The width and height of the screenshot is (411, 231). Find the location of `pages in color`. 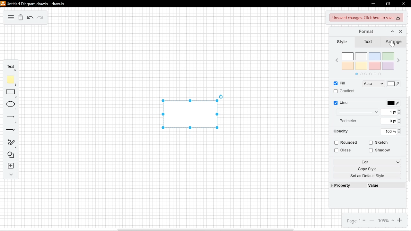

pages in color is located at coordinates (369, 74).